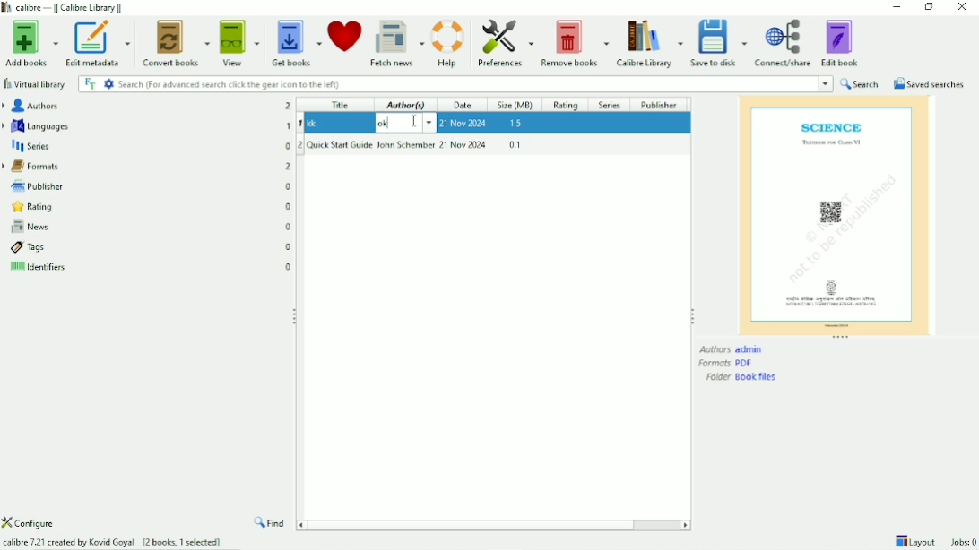 This screenshot has height=550, width=979. Describe the element at coordinates (239, 44) in the screenshot. I see `View` at that location.